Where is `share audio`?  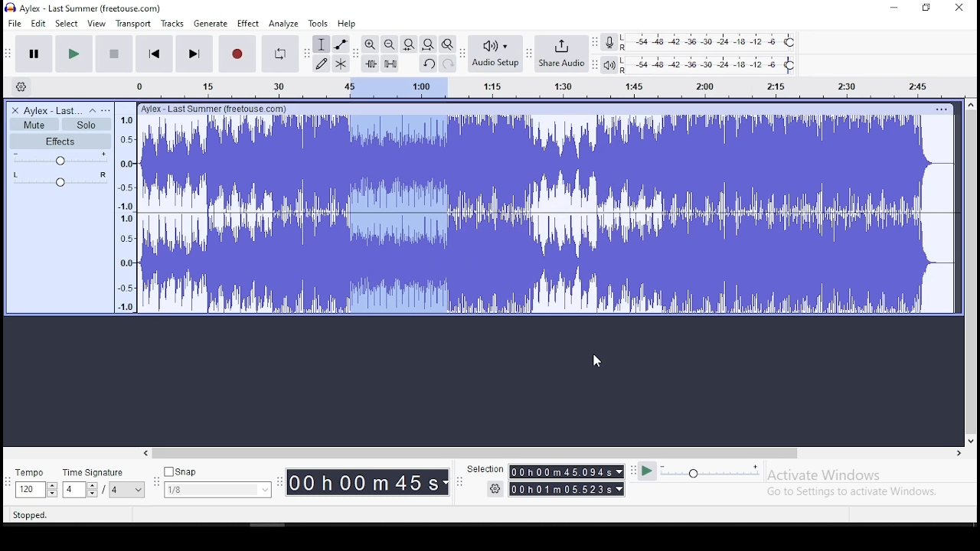
share audio is located at coordinates (563, 54).